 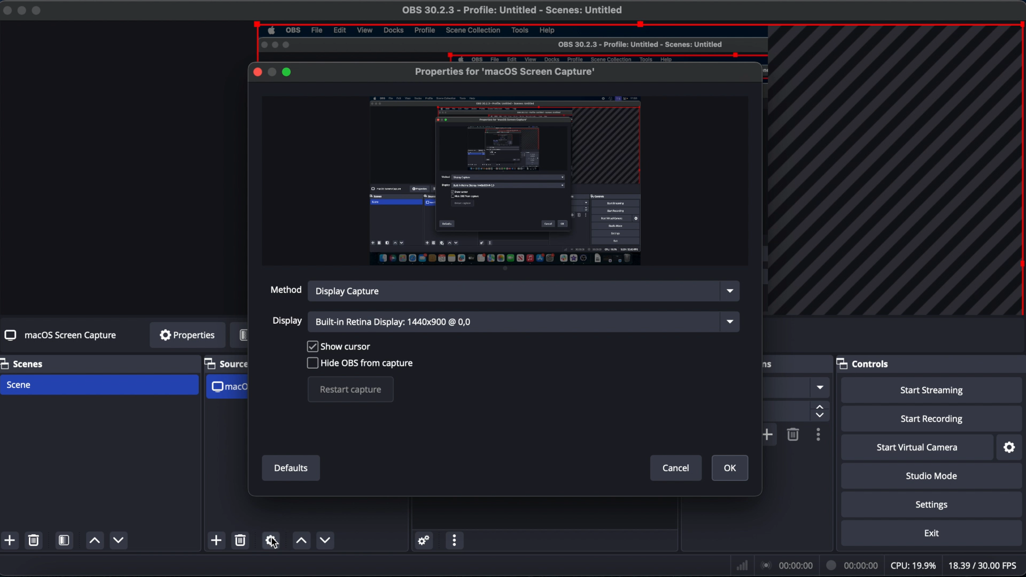 I want to click on sources, so click(x=227, y=364).